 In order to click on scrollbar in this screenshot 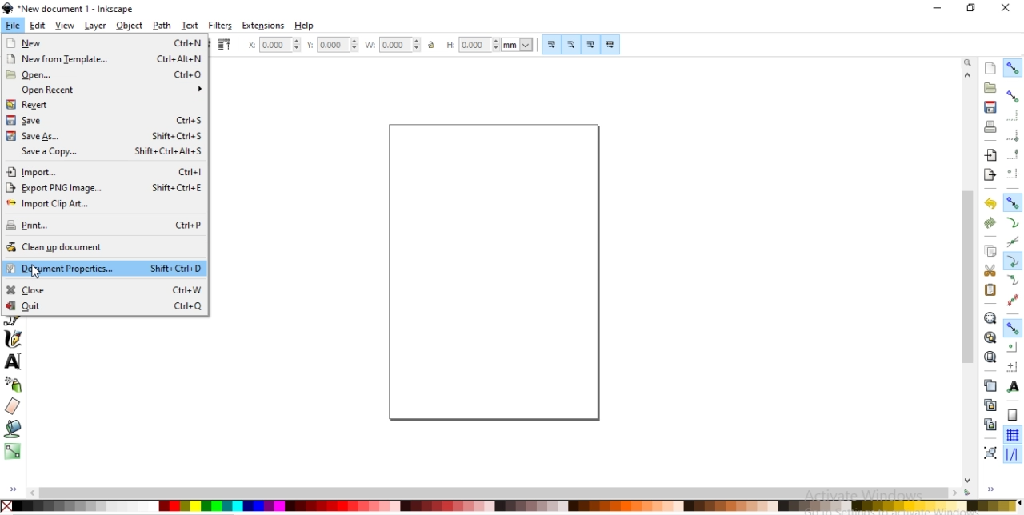, I will do `click(501, 493)`.